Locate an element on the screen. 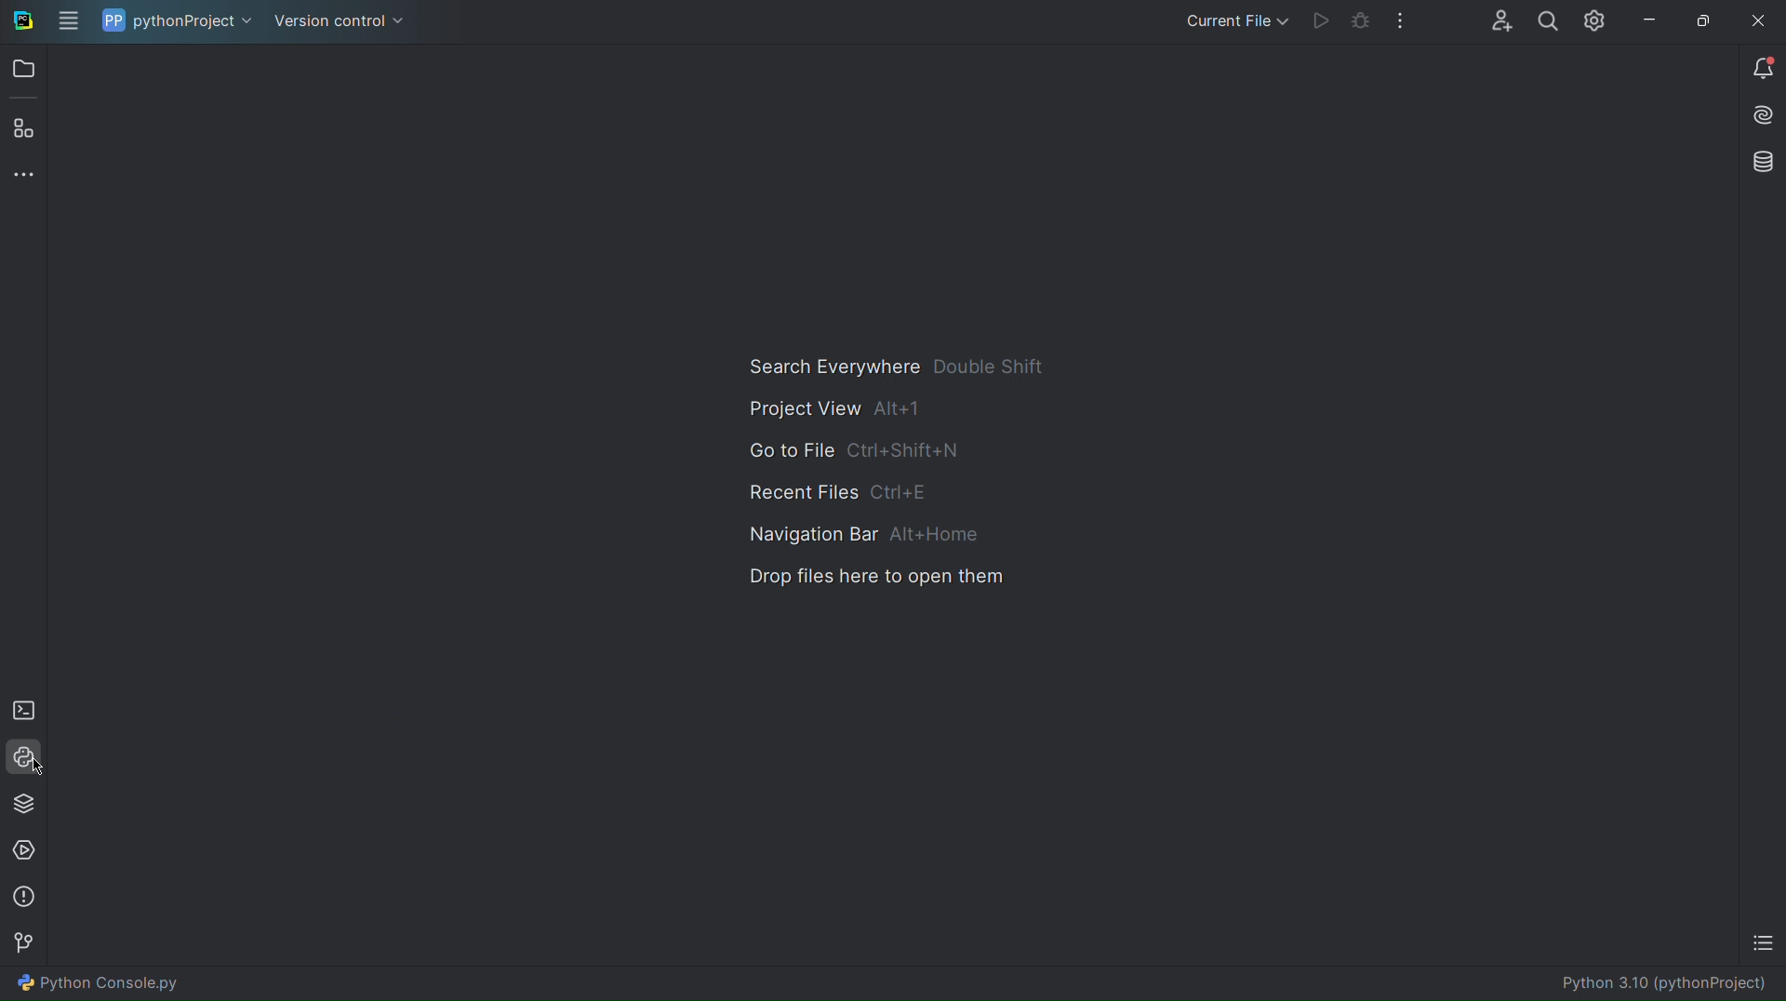 This screenshot has width=1786, height=1001. Version Control is located at coordinates (26, 944).